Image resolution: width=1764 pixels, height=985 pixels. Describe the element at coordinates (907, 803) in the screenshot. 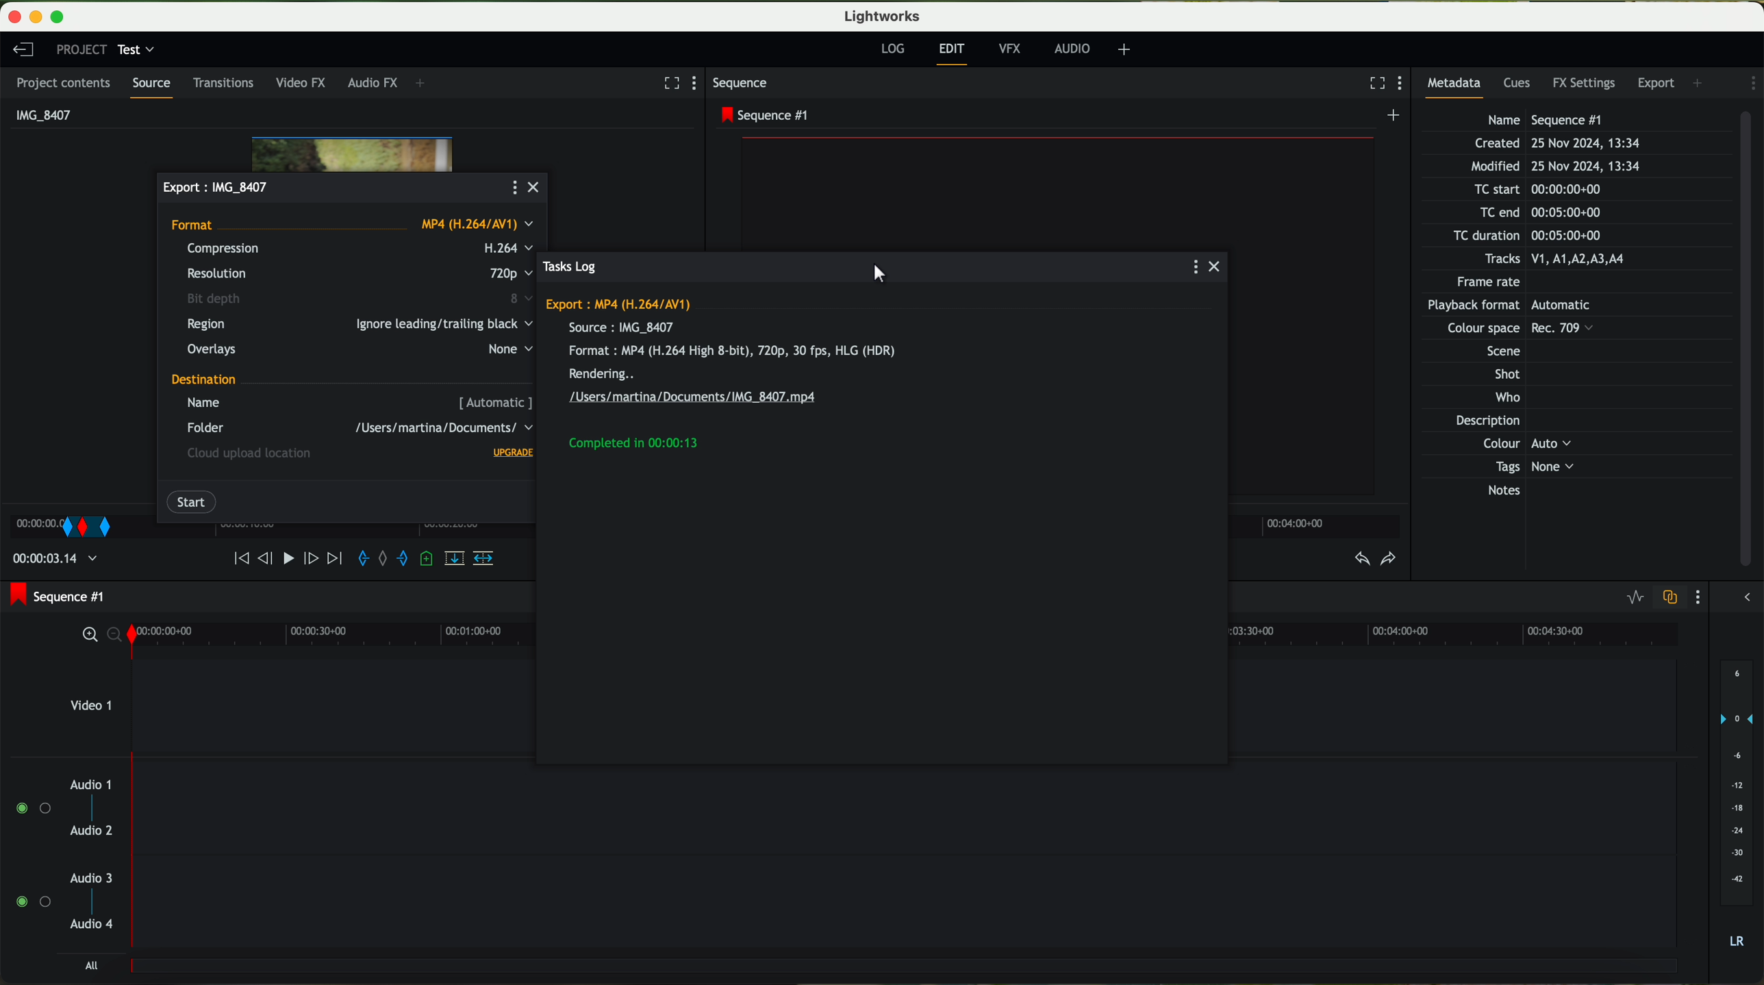

I see `track` at that location.